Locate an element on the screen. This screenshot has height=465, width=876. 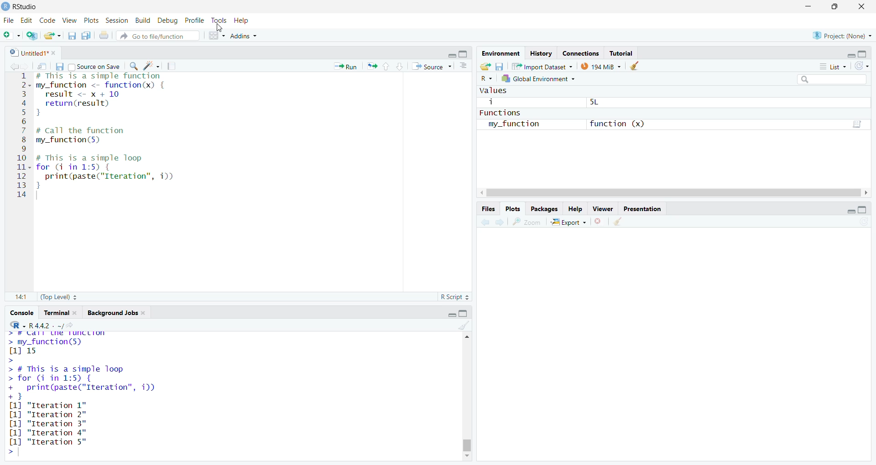
14:1 is located at coordinates (21, 298).